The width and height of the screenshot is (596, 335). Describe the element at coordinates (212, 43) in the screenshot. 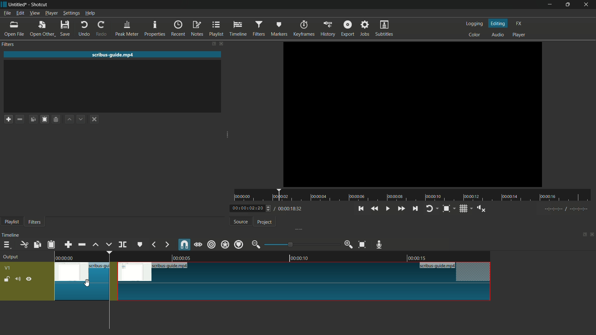

I see `change layout` at that location.